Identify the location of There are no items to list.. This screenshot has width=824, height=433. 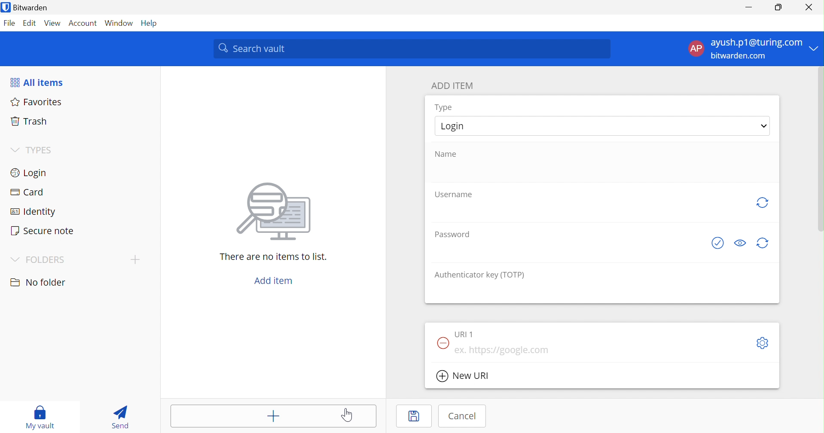
(274, 258).